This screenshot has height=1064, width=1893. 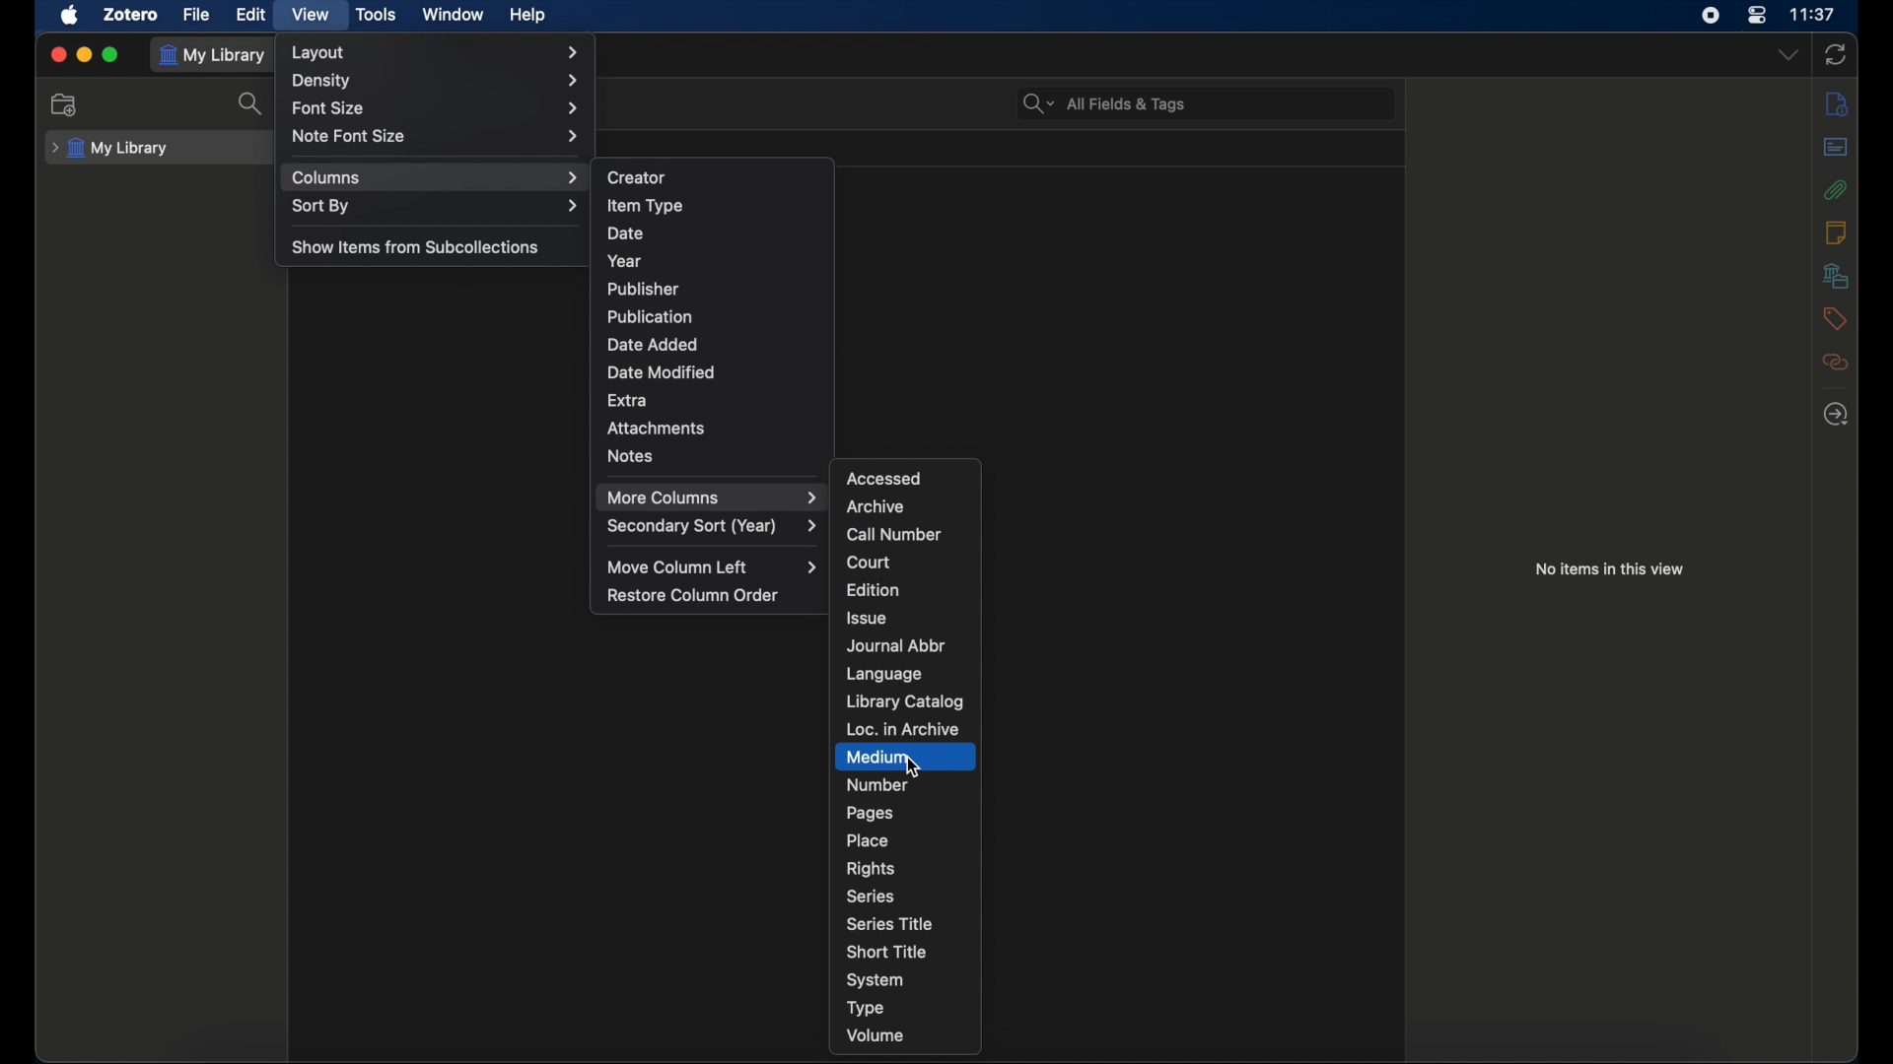 I want to click on journal abbr, so click(x=895, y=645).